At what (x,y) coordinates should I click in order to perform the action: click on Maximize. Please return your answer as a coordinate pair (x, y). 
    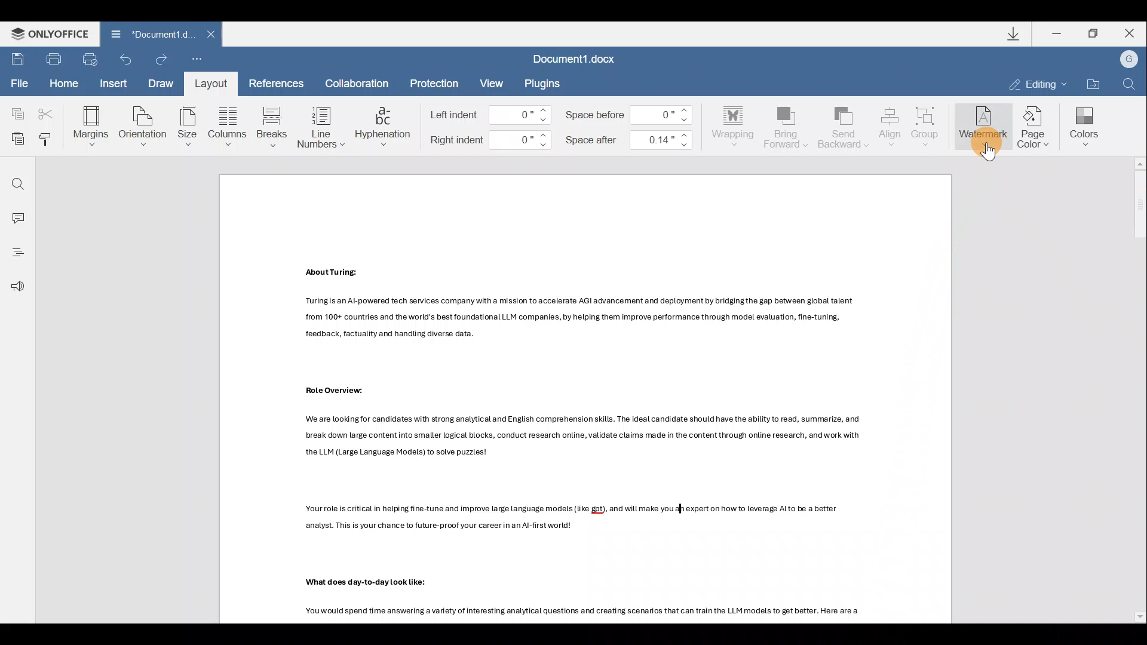
    Looking at the image, I should click on (1092, 33).